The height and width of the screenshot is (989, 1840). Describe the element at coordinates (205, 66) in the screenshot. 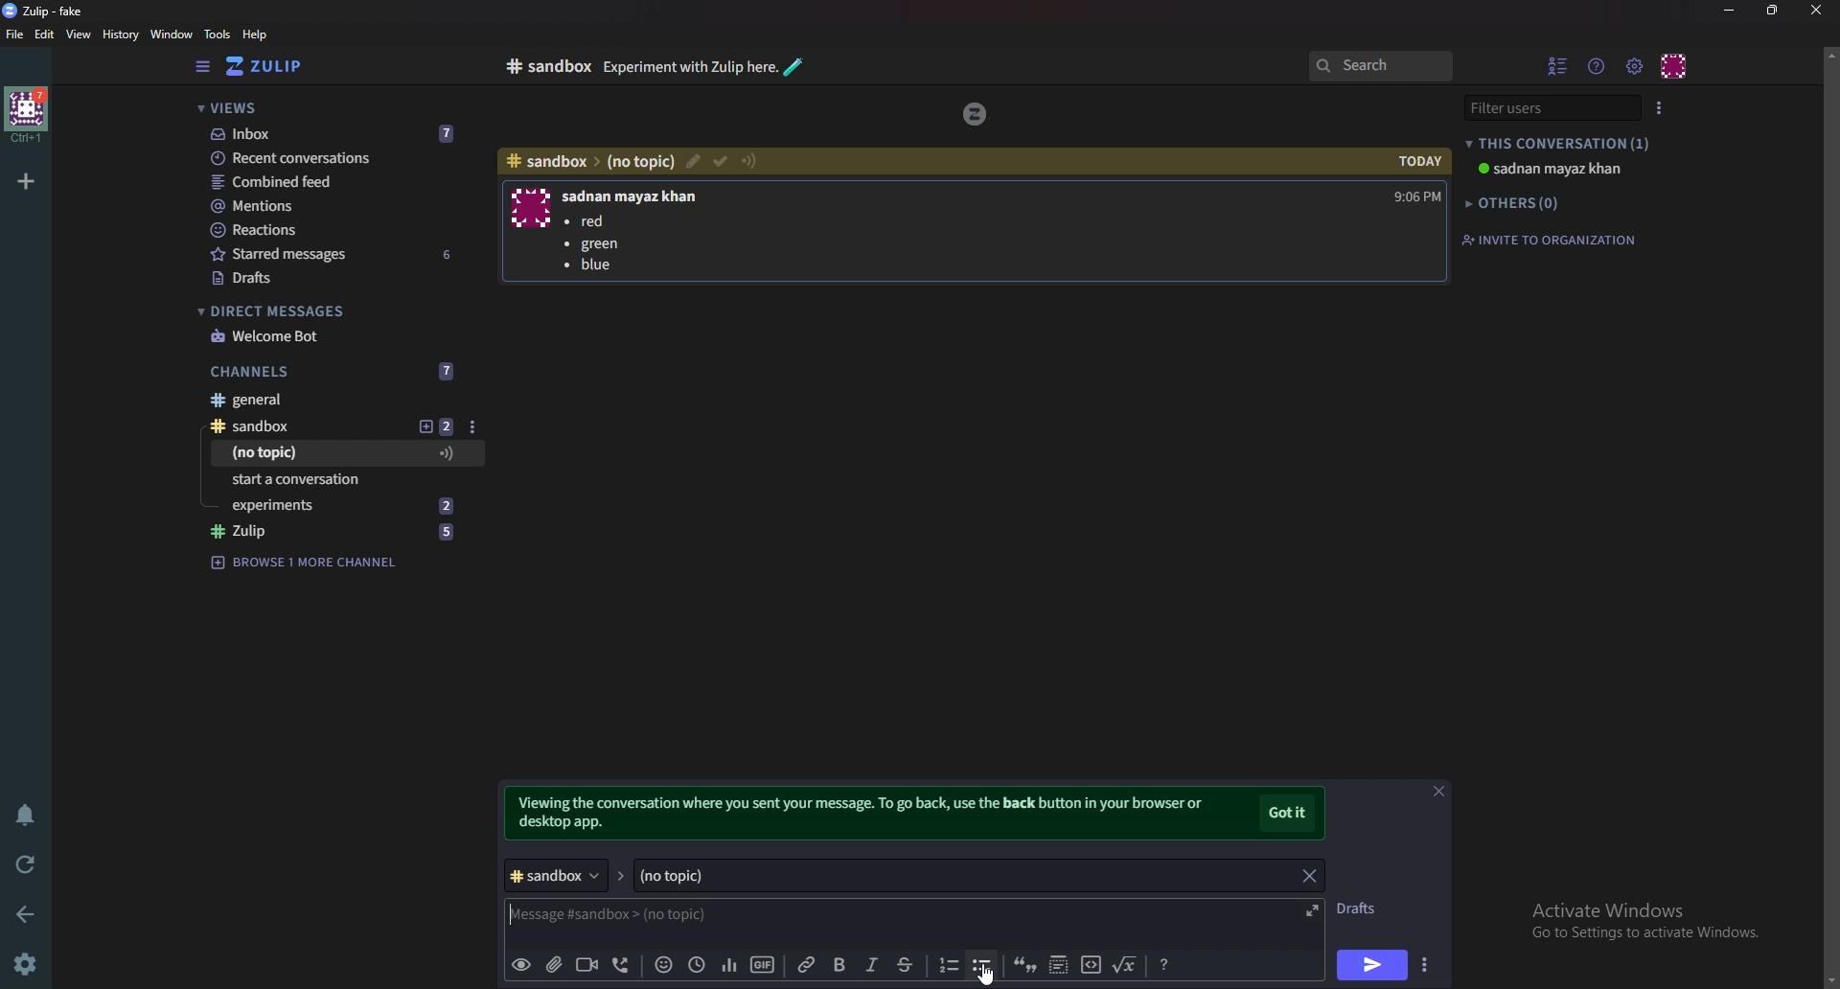

I see `Hide sidebar` at that location.